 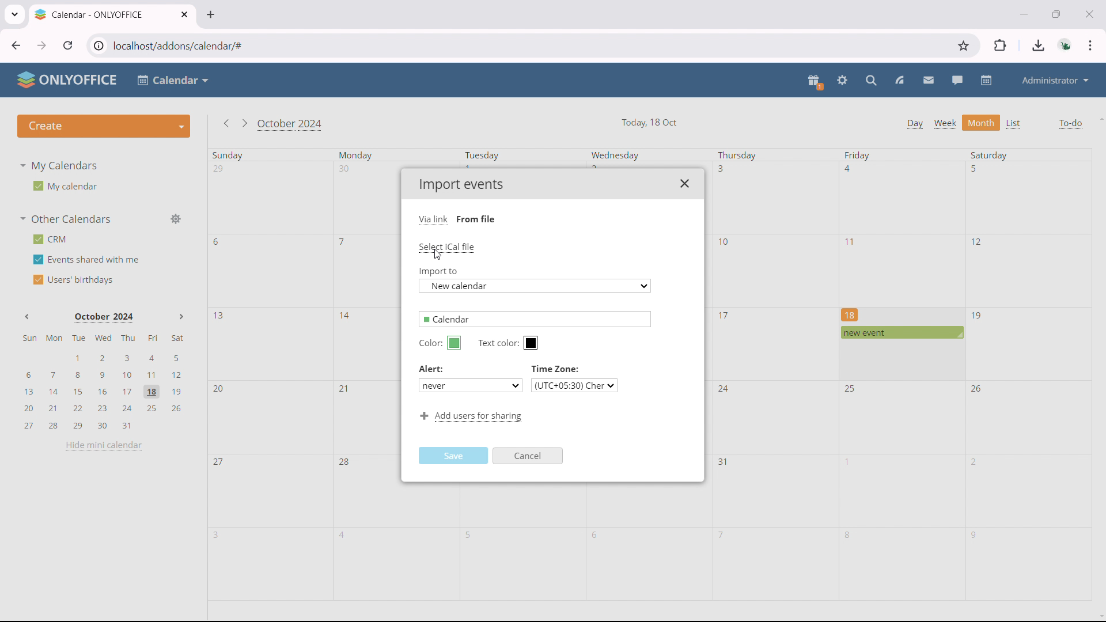 What do you see at coordinates (434, 219) in the screenshot?
I see `Via link` at bounding box center [434, 219].